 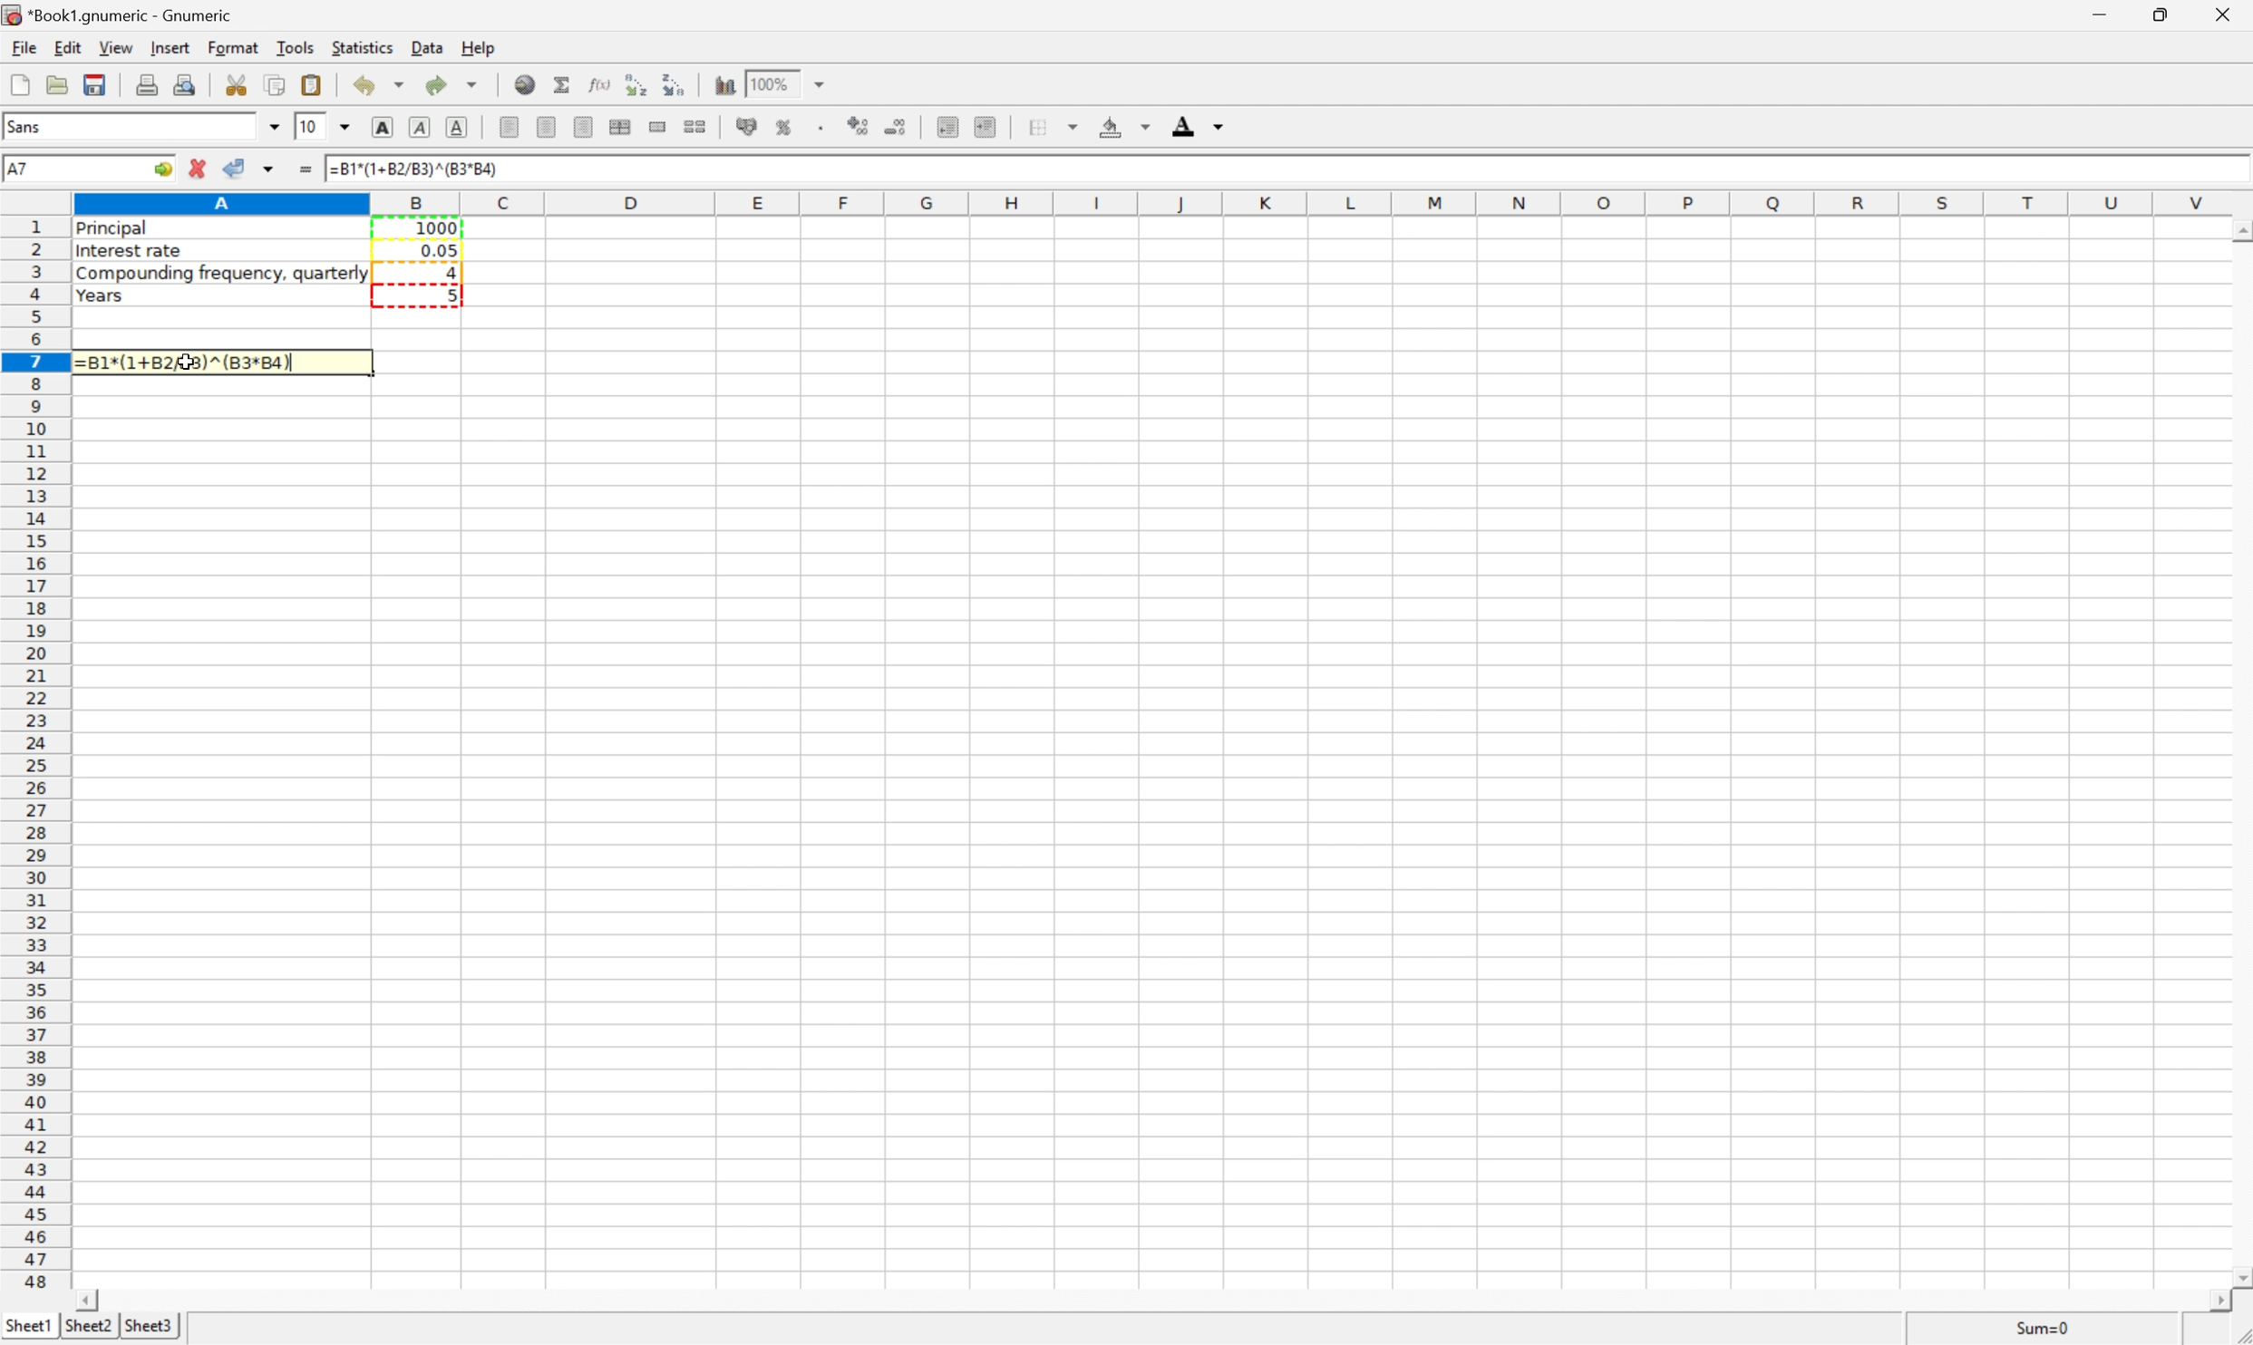 I want to click on split merged range of cells, so click(x=695, y=126).